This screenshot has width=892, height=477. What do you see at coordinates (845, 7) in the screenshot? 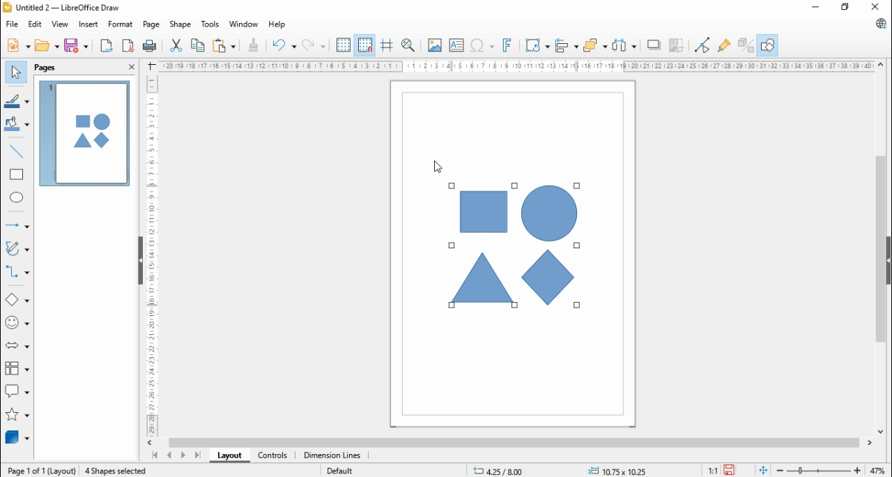
I see `restore` at bounding box center [845, 7].